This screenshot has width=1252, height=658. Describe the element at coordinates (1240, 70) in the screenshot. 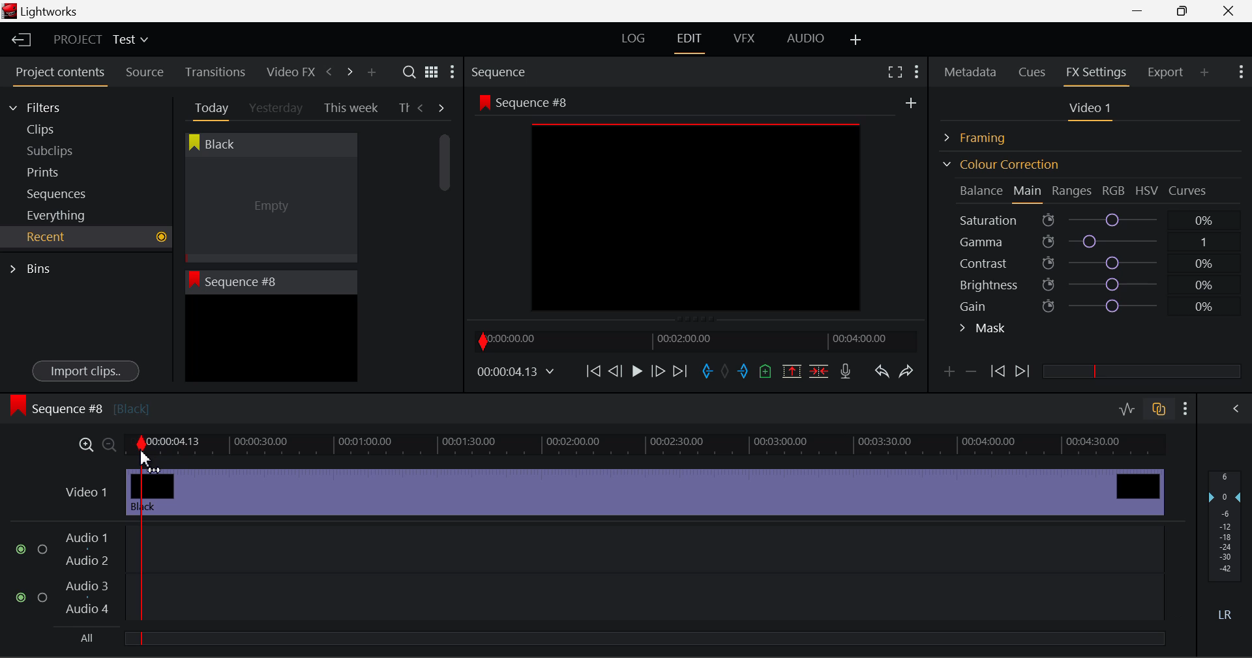

I see `Show Settings` at that location.